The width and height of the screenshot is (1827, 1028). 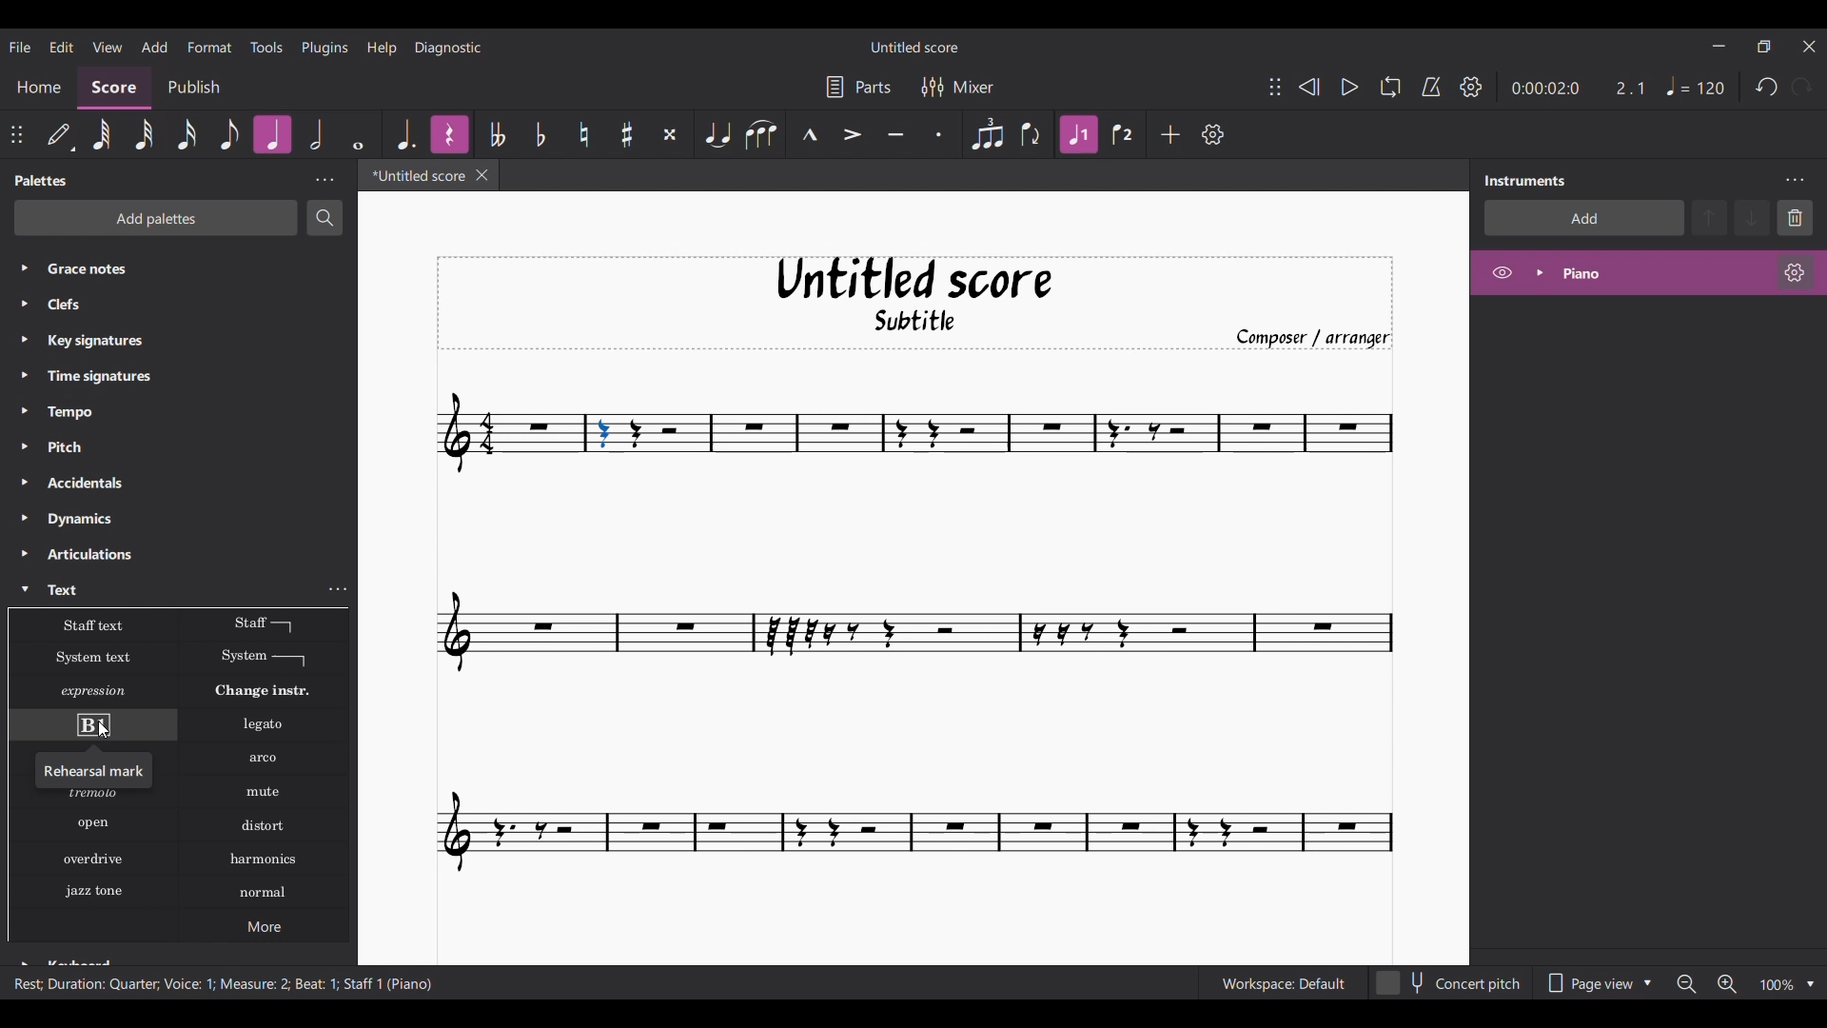 I want to click on Staccato, so click(x=937, y=135).